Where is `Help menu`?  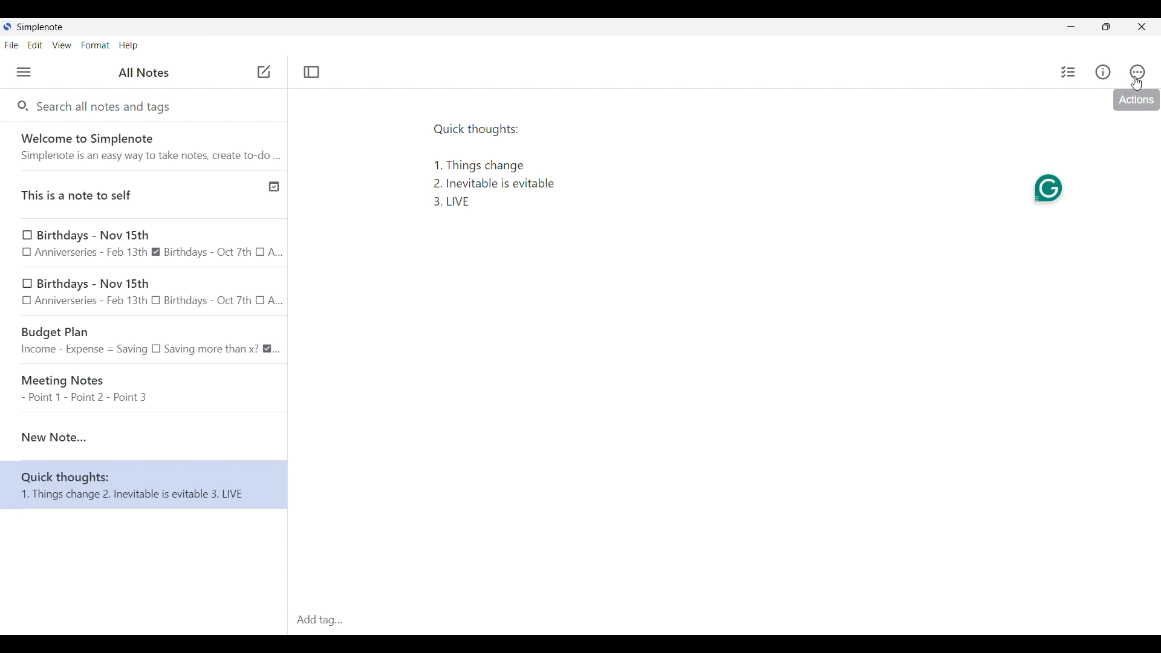 Help menu is located at coordinates (129, 46).